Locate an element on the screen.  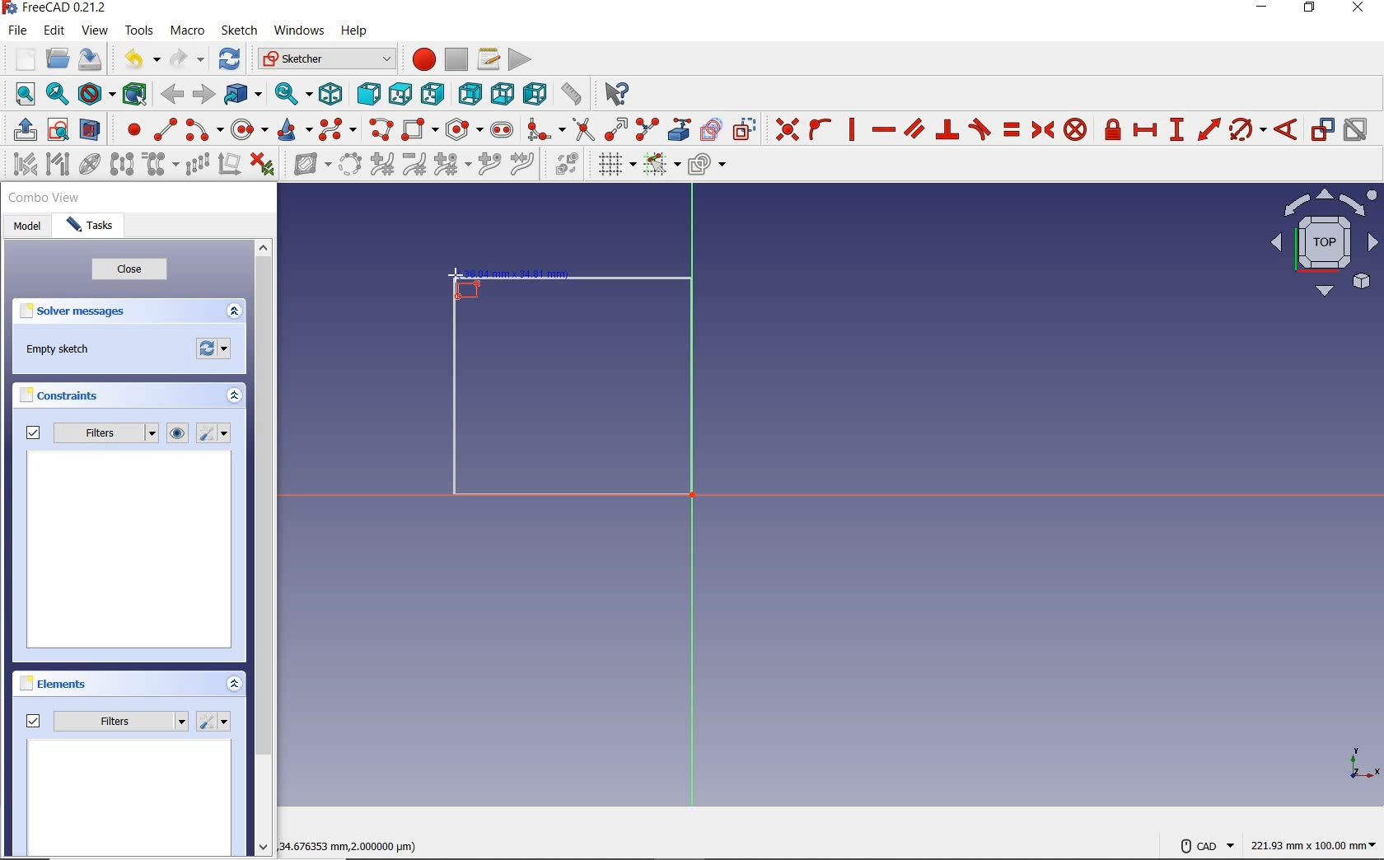
rectangular array is located at coordinates (198, 165).